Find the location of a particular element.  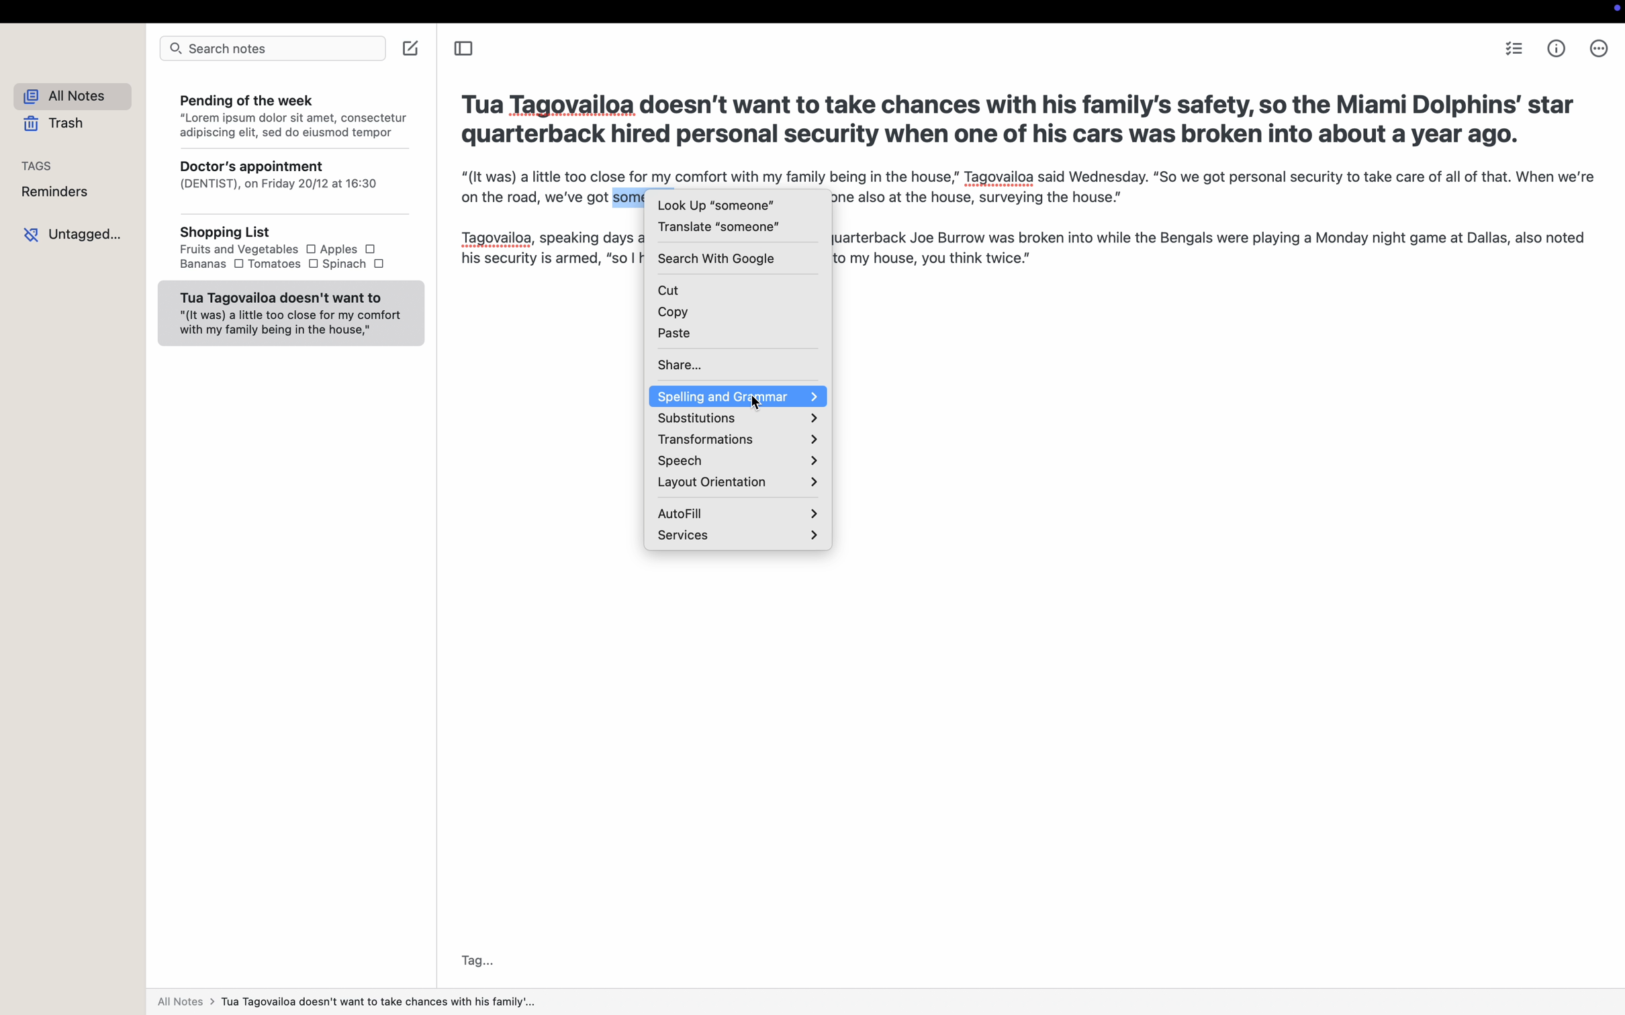

speech is located at coordinates (734, 461).